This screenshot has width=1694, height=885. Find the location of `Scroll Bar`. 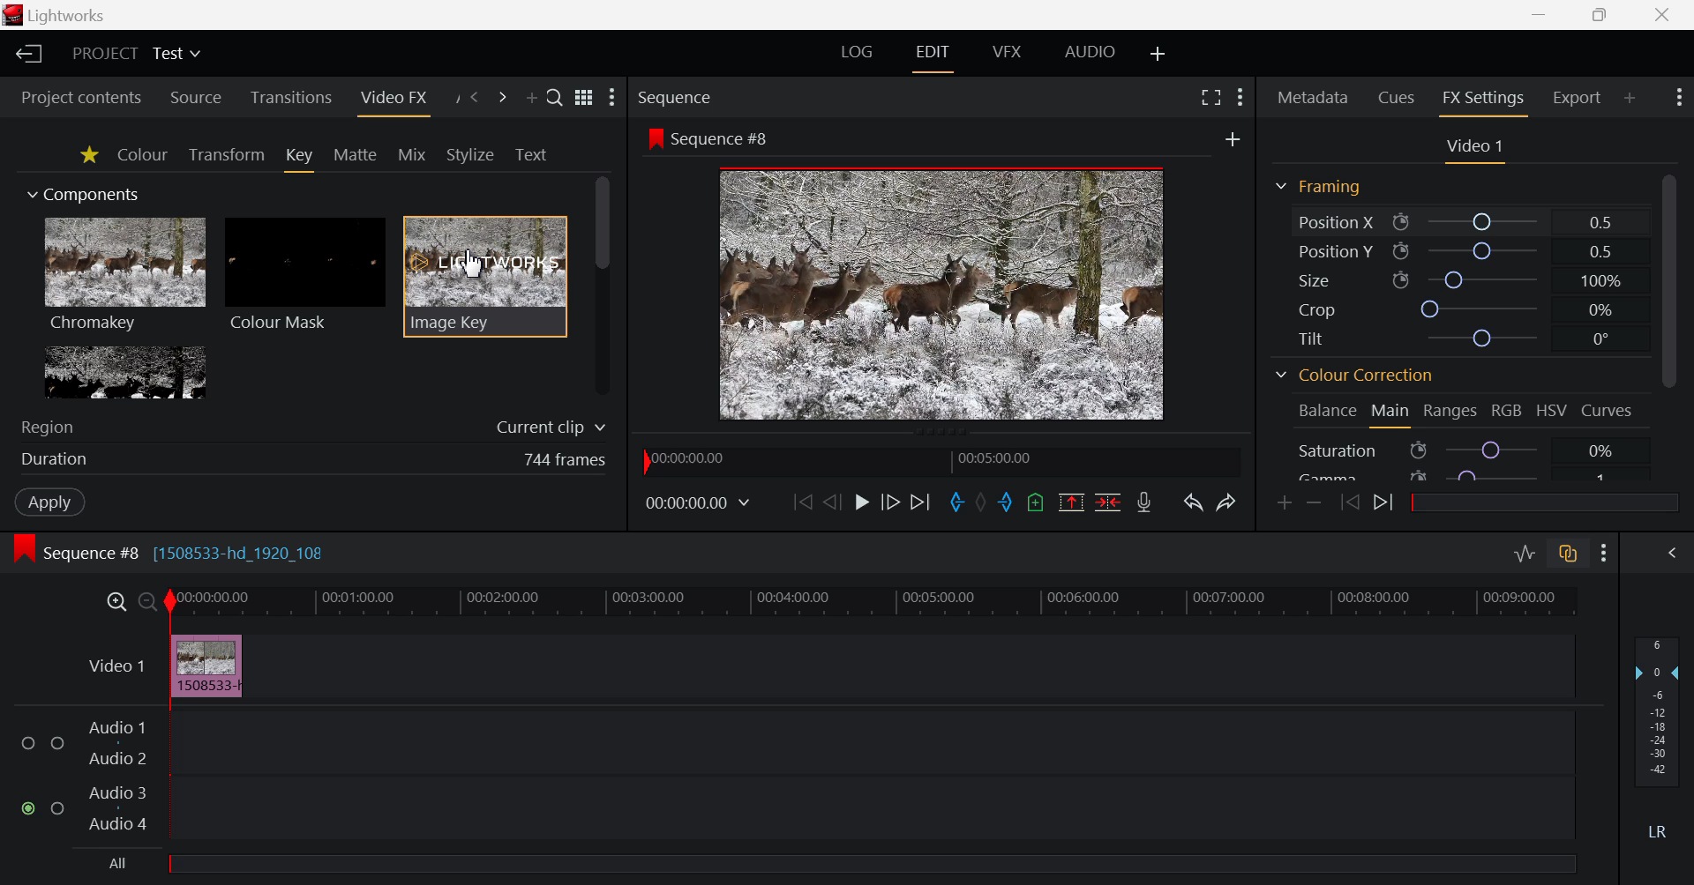

Scroll Bar is located at coordinates (1668, 321).